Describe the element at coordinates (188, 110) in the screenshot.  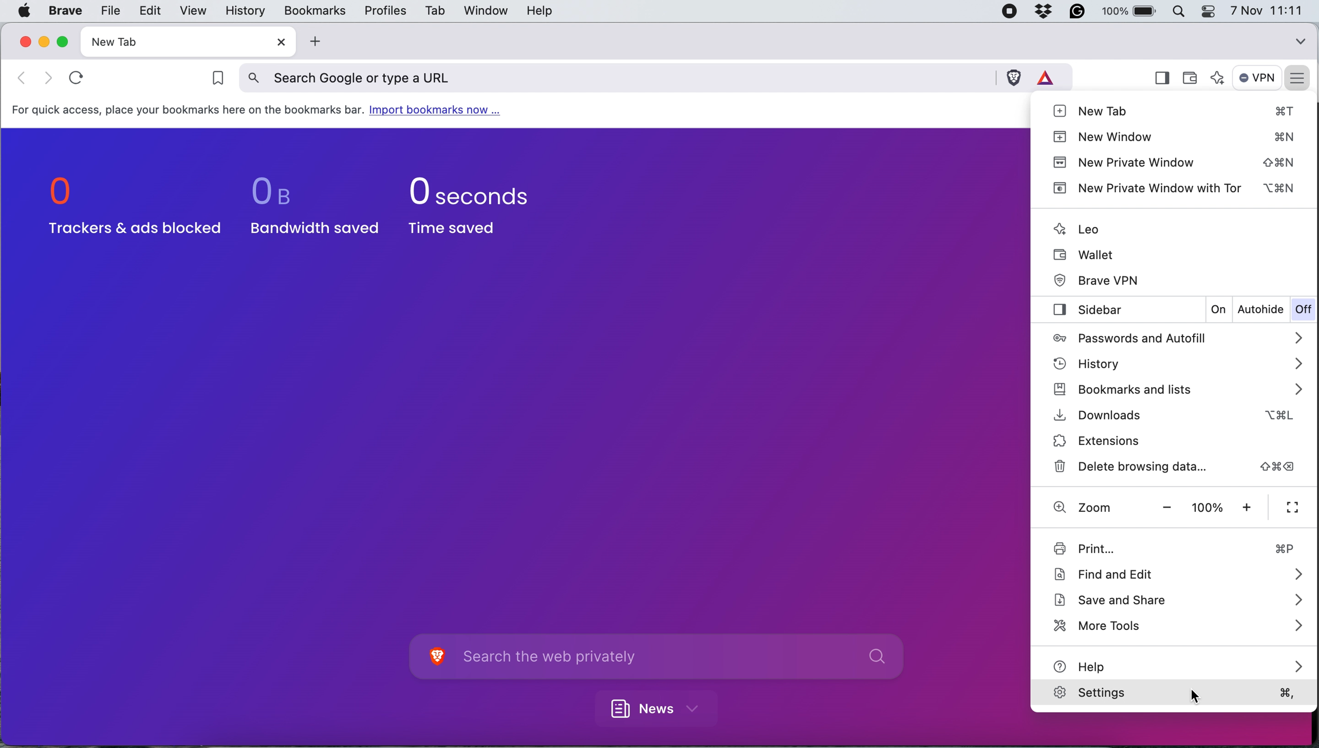
I see `For quick access, place your bookmarks here on the bookmarks bar.` at that location.